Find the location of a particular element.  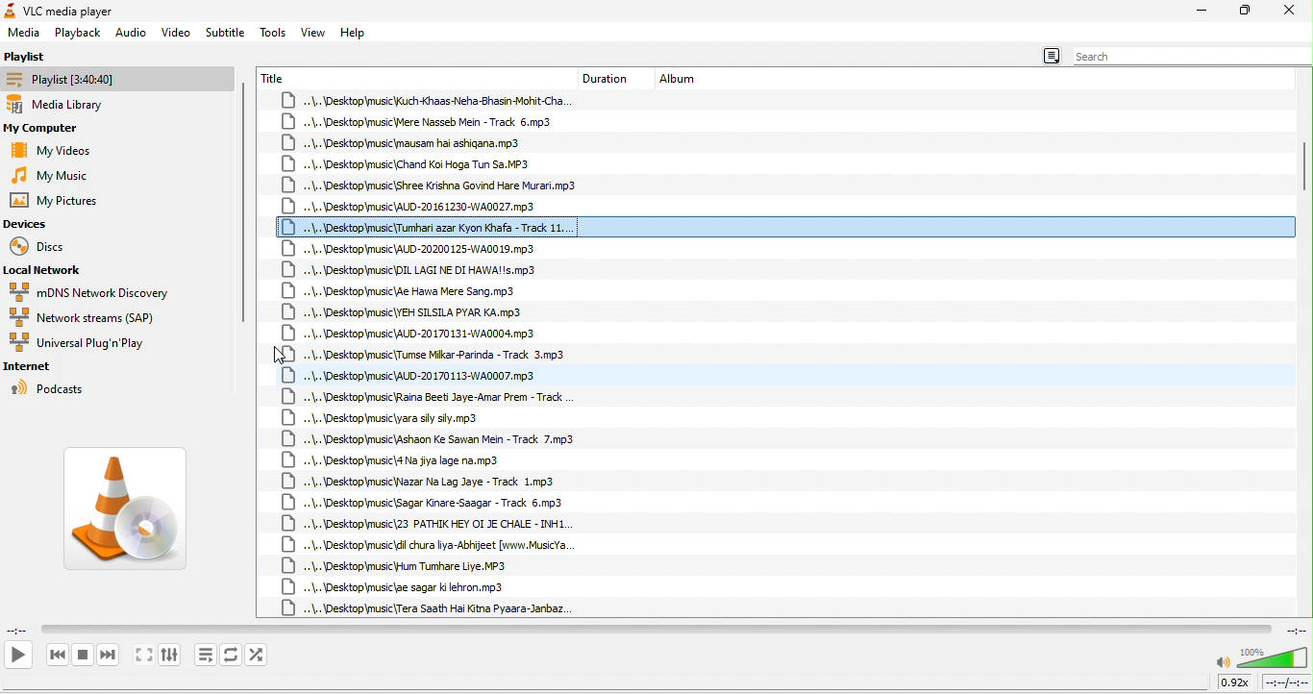

toggle between loop all is located at coordinates (232, 655).